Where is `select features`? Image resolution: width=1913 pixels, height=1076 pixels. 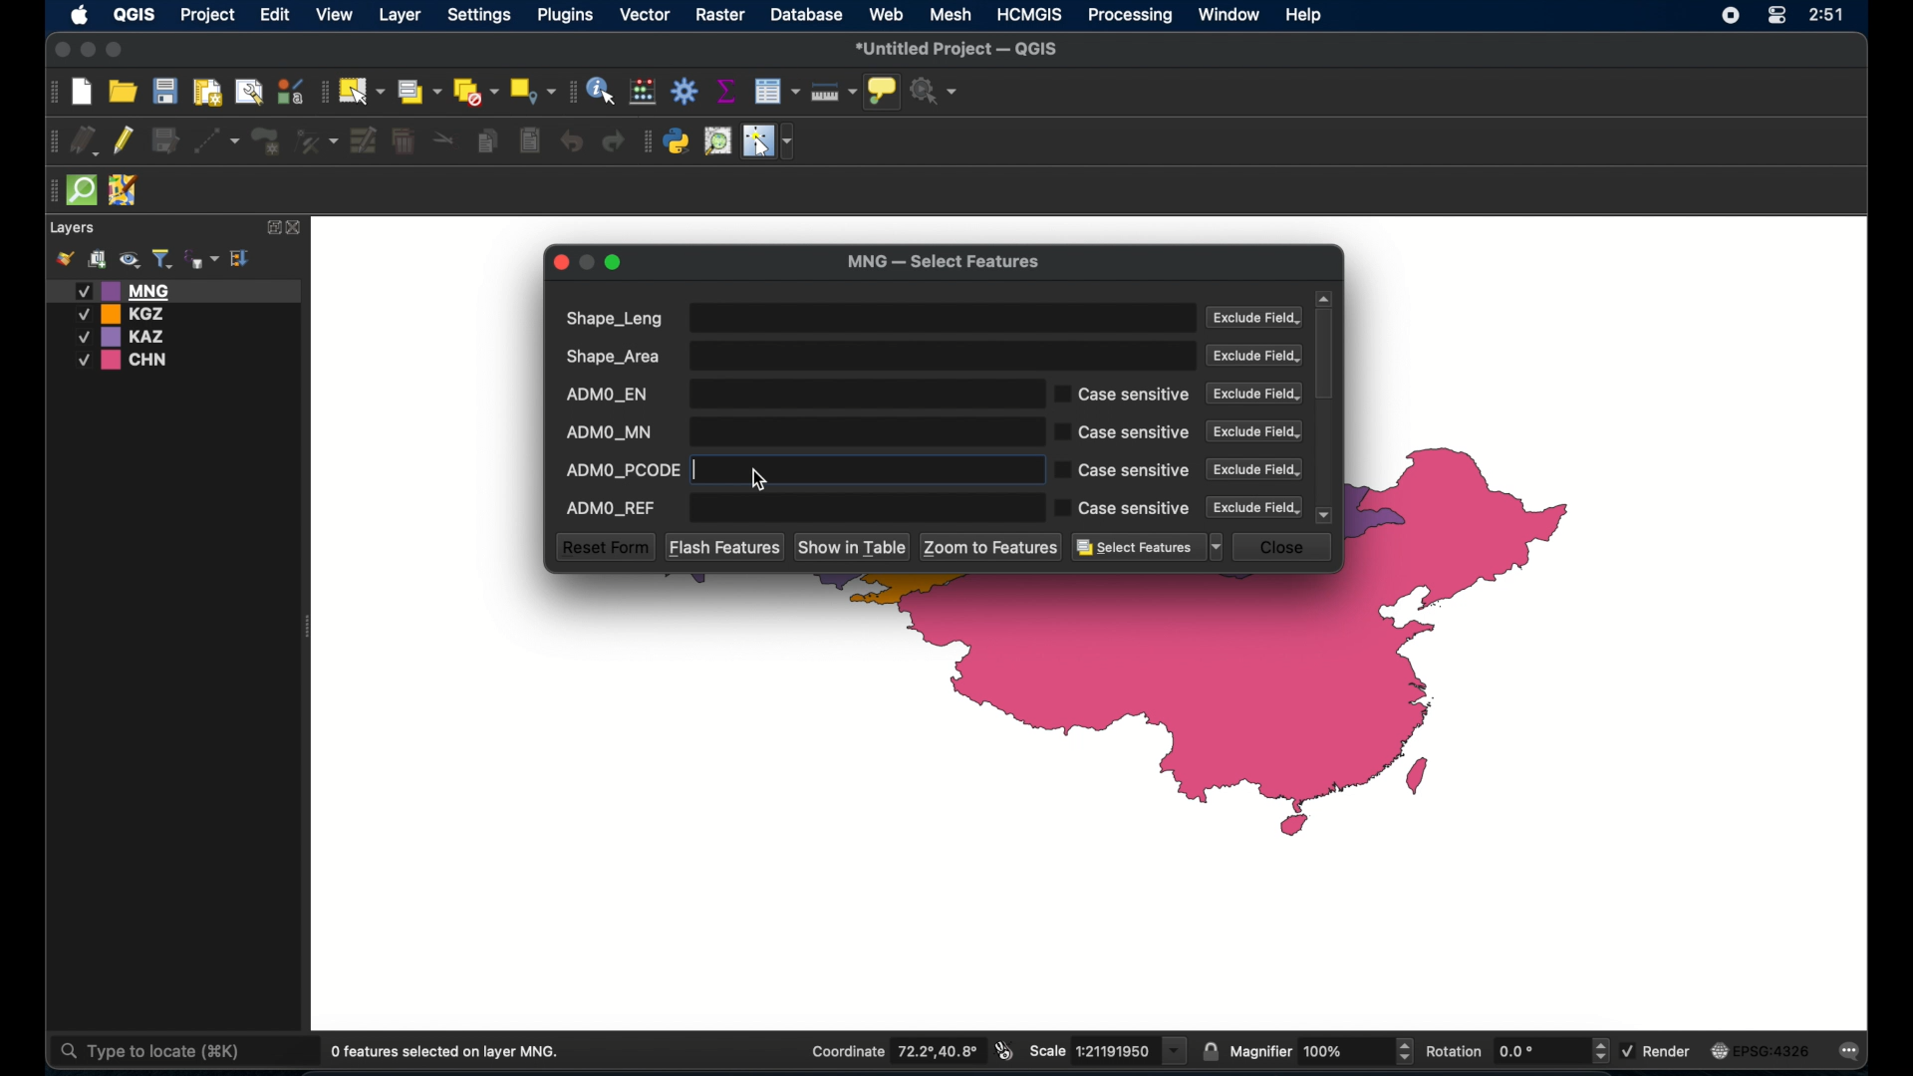 select features is located at coordinates (1148, 548).